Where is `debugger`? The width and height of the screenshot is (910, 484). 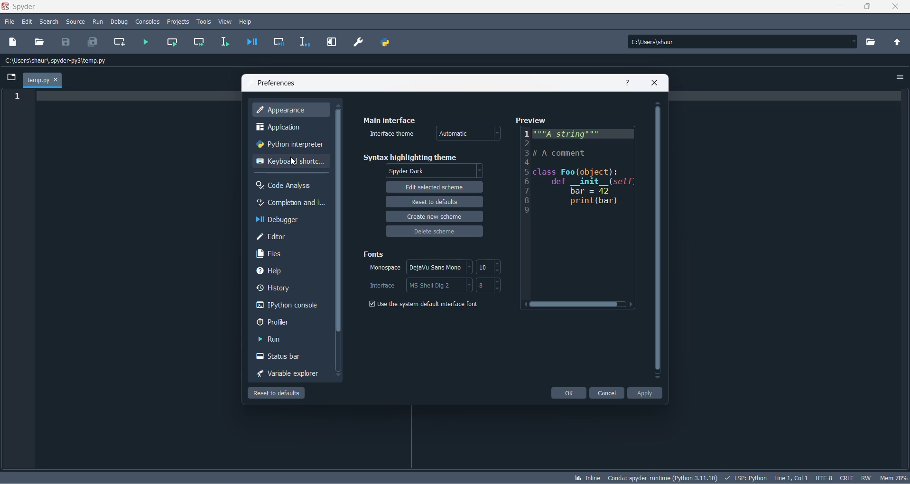
debugger is located at coordinates (291, 220).